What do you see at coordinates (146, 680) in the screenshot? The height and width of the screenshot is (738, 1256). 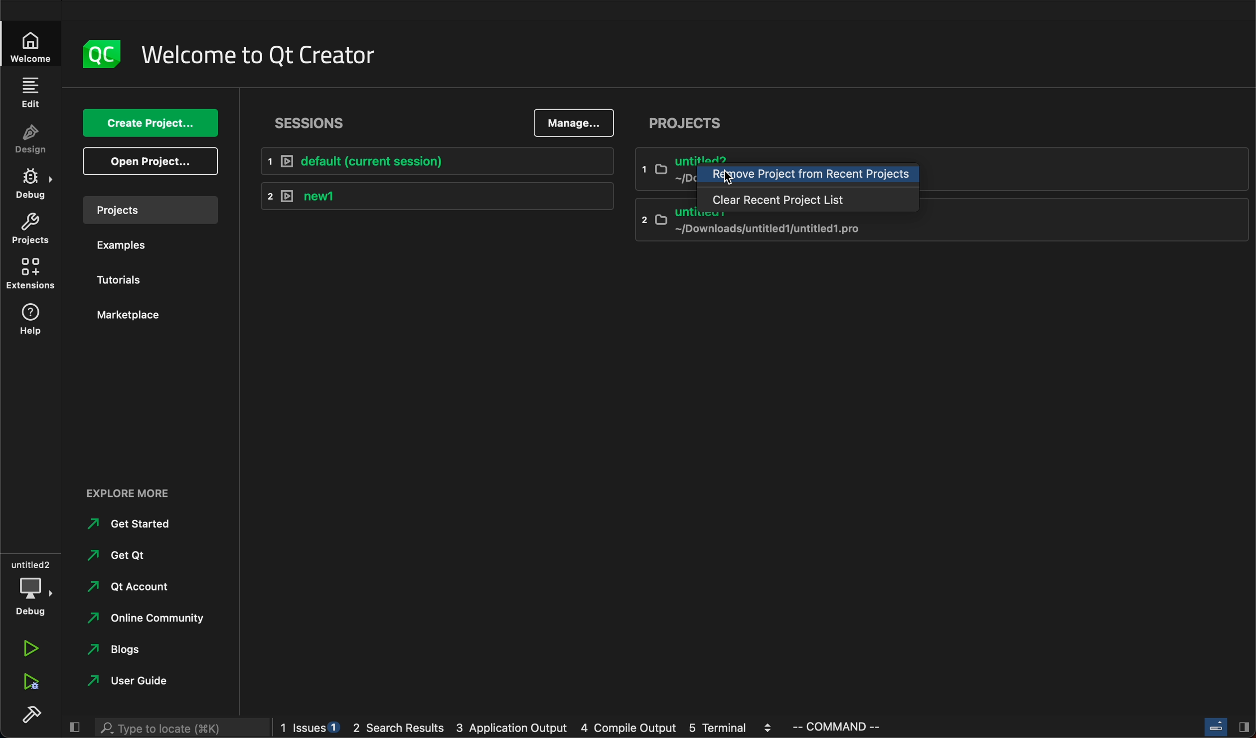 I see `user code` at bounding box center [146, 680].